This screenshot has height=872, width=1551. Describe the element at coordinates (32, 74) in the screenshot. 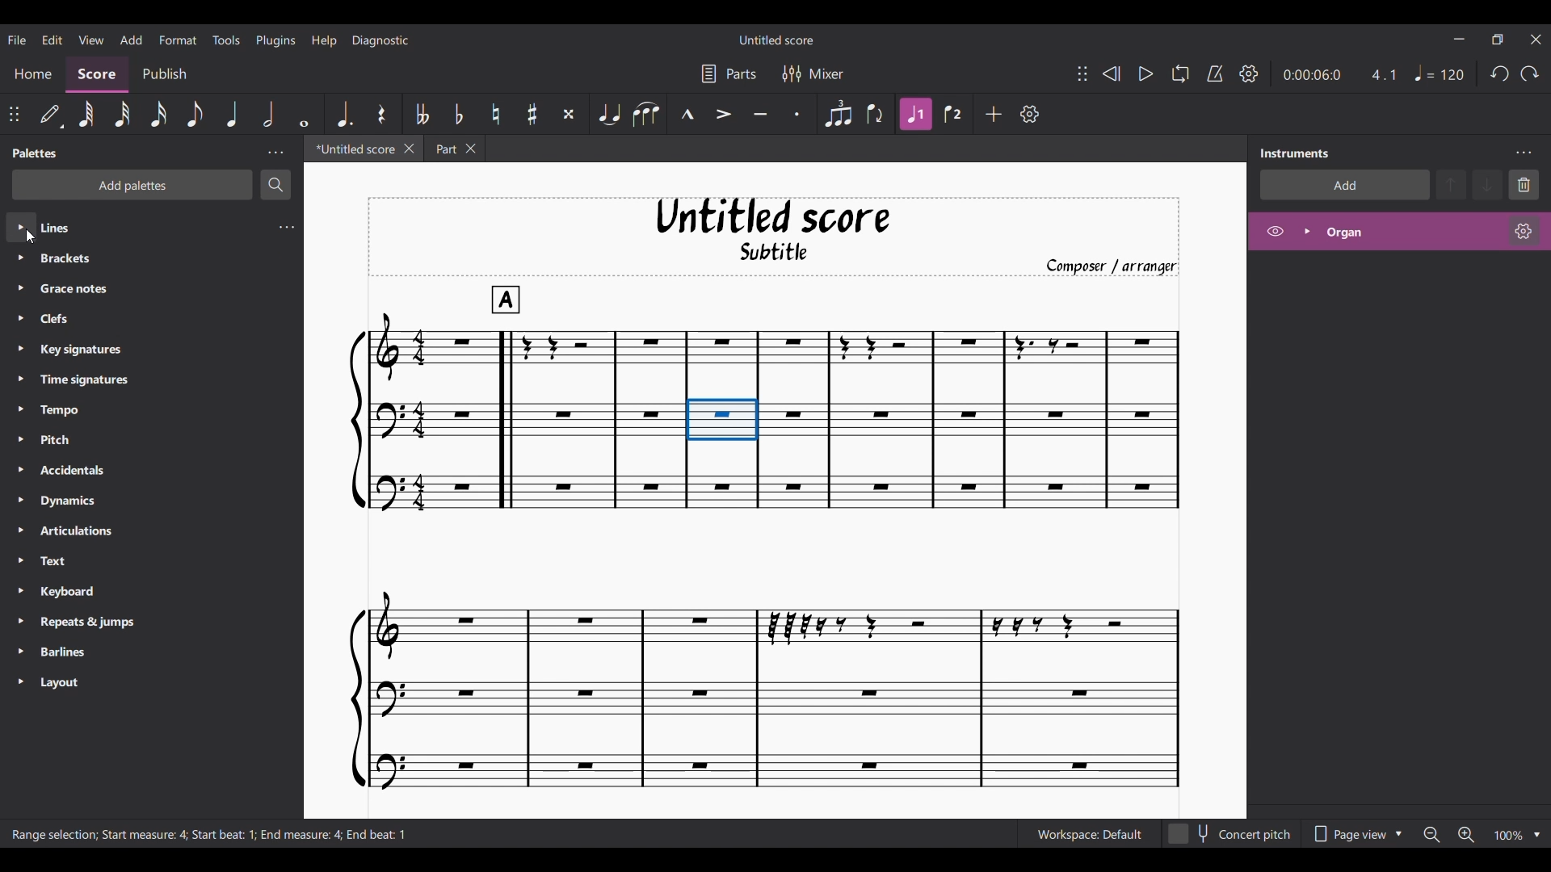

I see `Home section` at that location.